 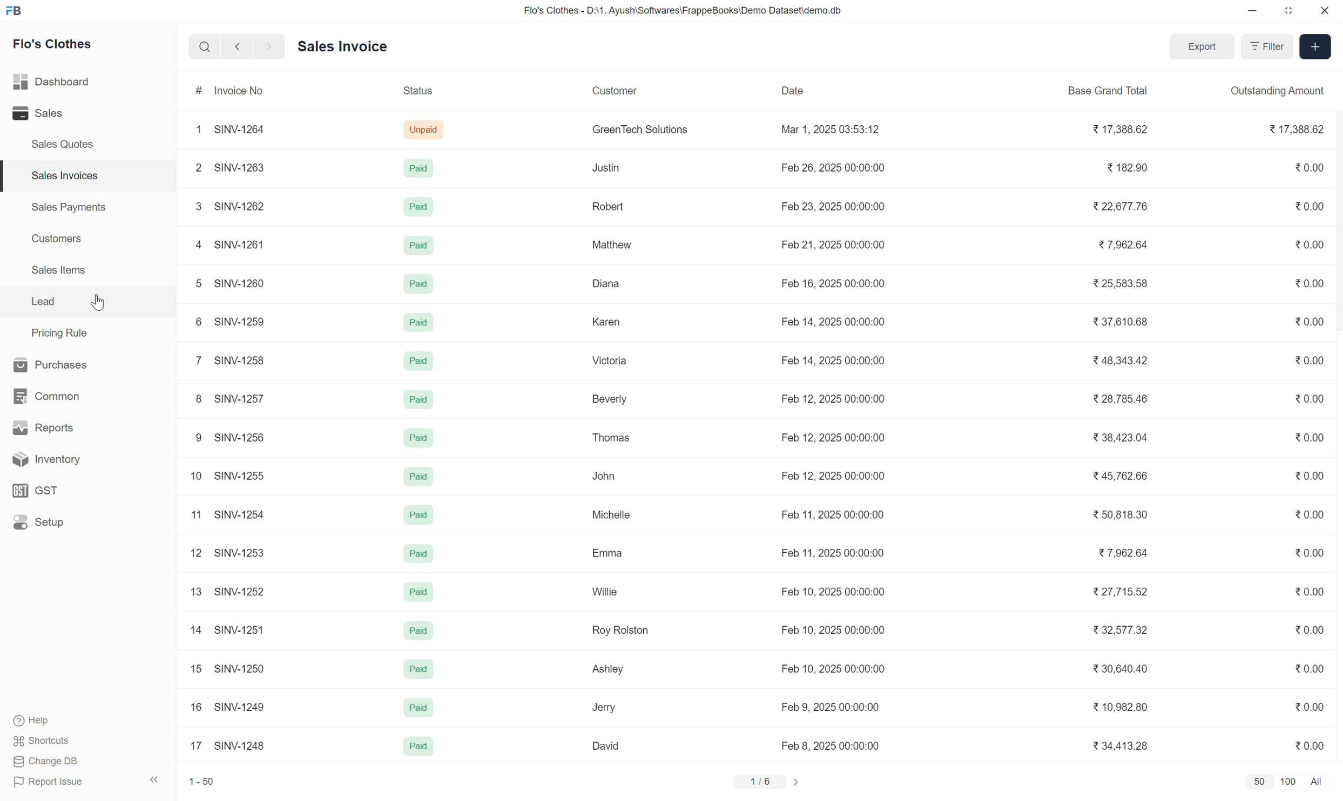 What do you see at coordinates (603, 746) in the screenshot?
I see `David` at bounding box center [603, 746].